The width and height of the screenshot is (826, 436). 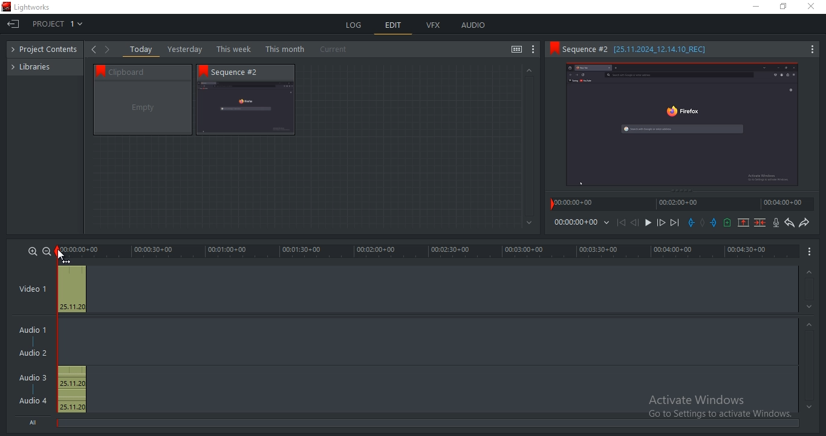 What do you see at coordinates (727, 223) in the screenshot?
I see `add cue` at bounding box center [727, 223].